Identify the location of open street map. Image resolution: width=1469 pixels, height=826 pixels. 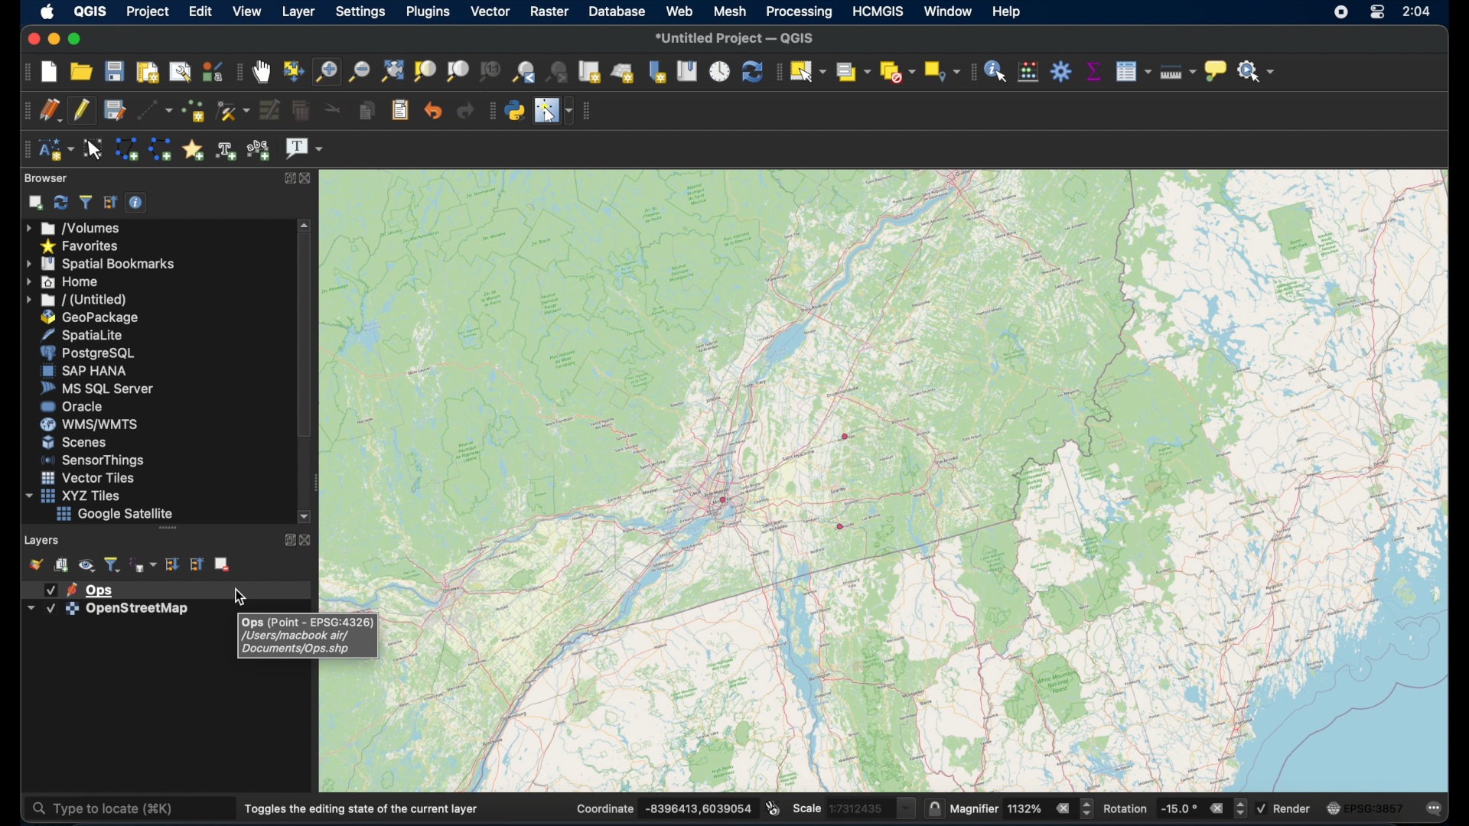
(543, 606).